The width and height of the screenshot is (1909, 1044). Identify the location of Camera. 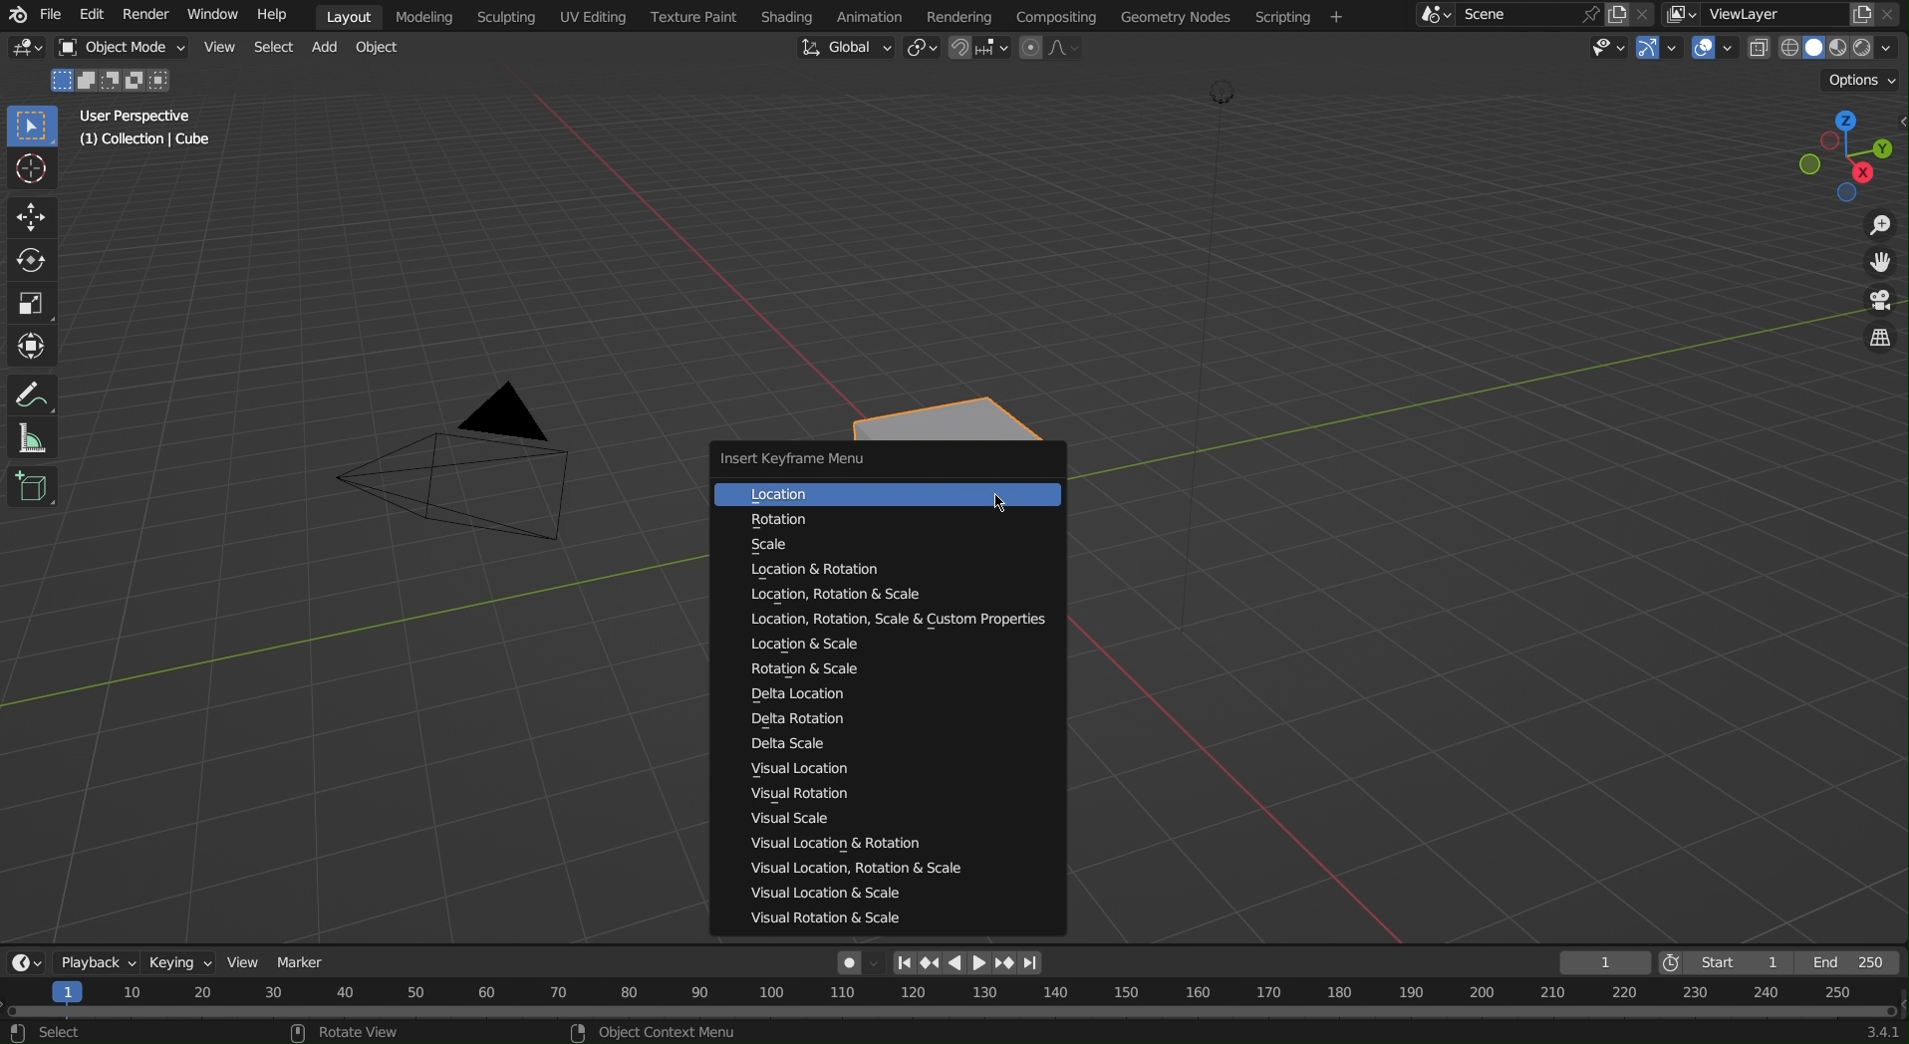
(462, 474).